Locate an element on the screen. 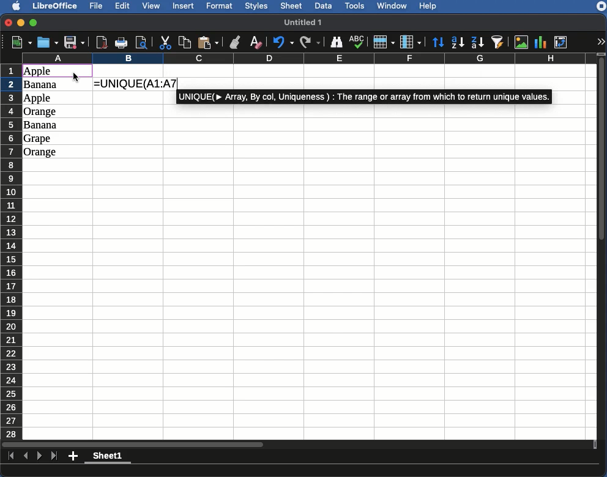 The height and width of the screenshot is (477, 607). Rows is located at coordinates (12, 250).